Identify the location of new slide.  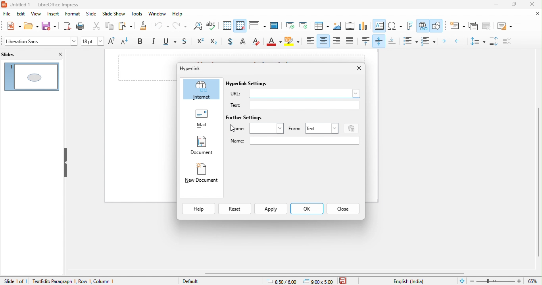
(456, 26).